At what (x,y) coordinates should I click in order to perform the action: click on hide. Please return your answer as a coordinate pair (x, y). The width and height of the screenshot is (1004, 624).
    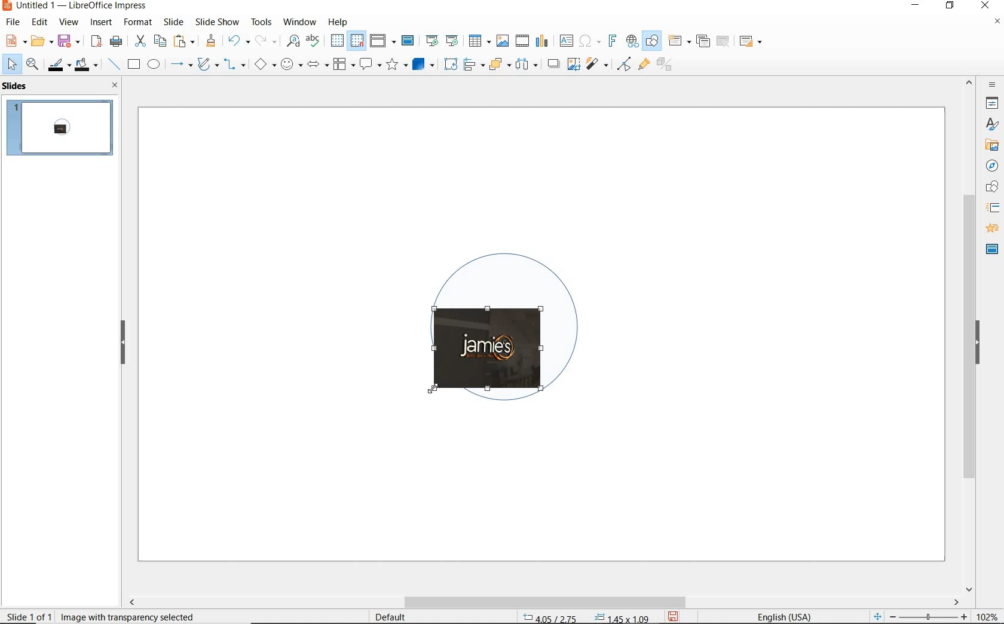
    Looking at the image, I should click on (123, 343).